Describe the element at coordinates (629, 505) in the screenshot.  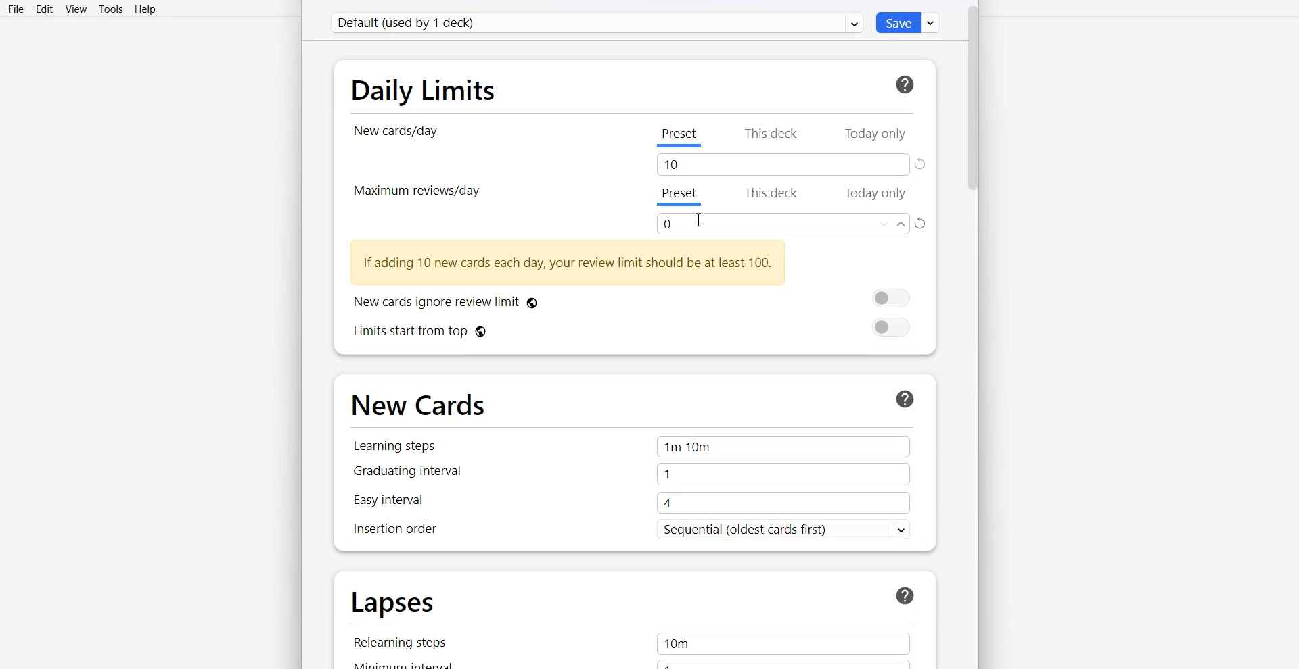
I see `Easy Interval` at that location.